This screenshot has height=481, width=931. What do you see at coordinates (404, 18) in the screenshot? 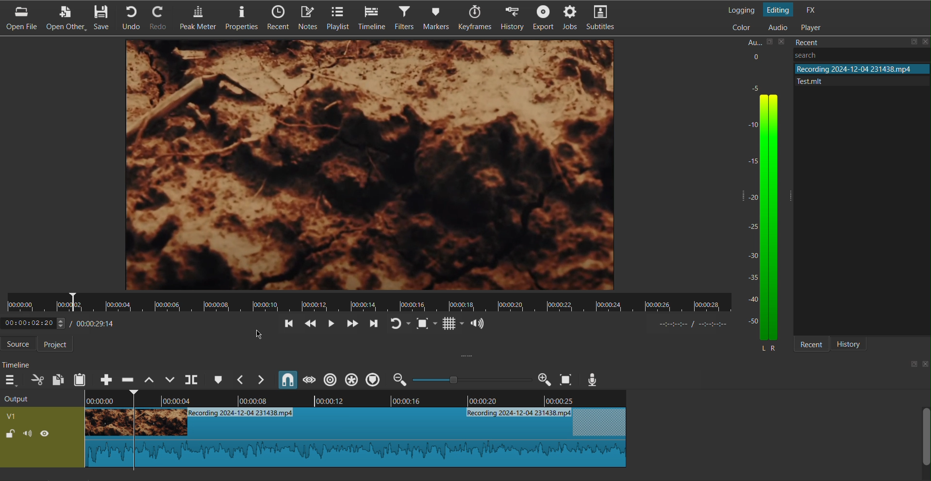
I see `Filters` at bounding box center [404, 18].